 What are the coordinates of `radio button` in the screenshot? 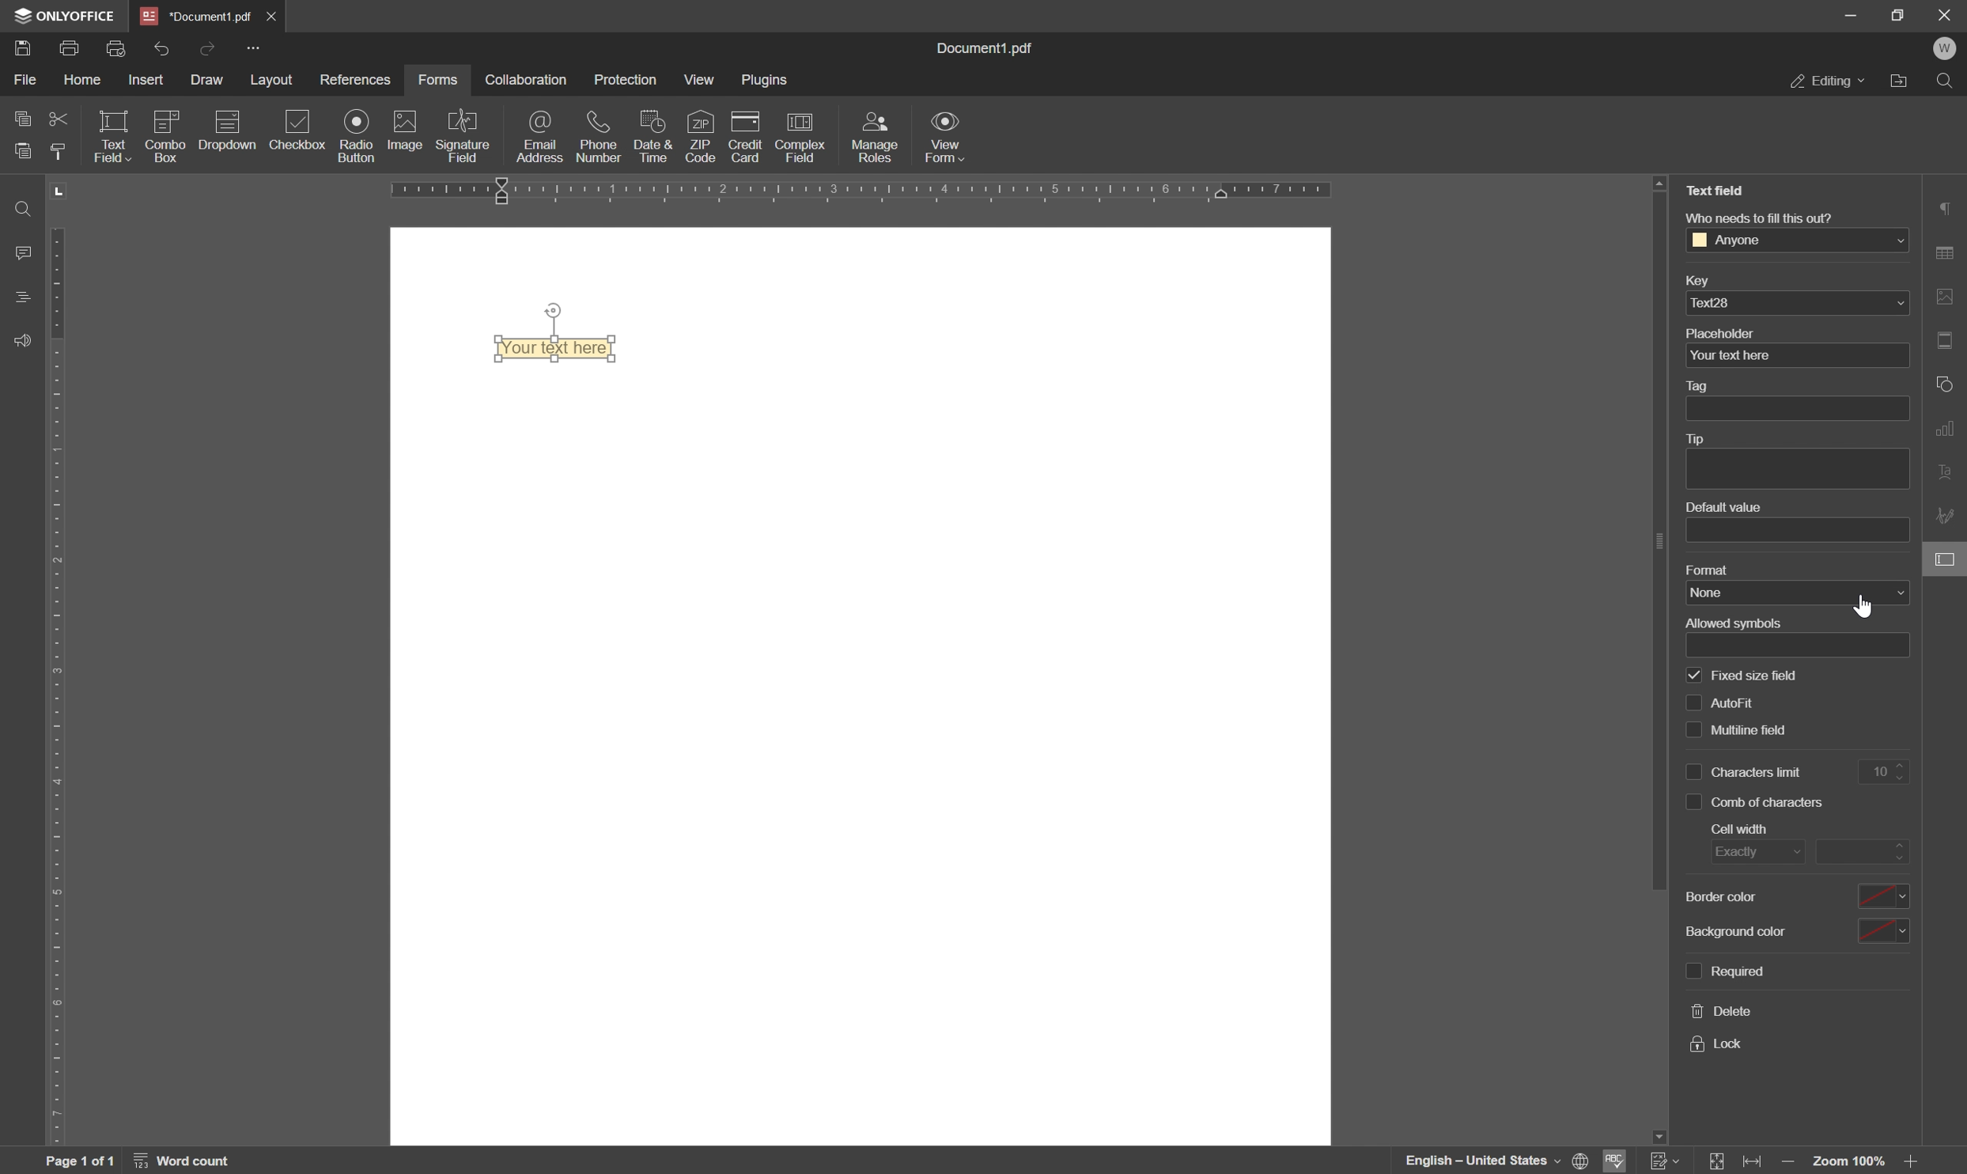 It's located at (355, 137).